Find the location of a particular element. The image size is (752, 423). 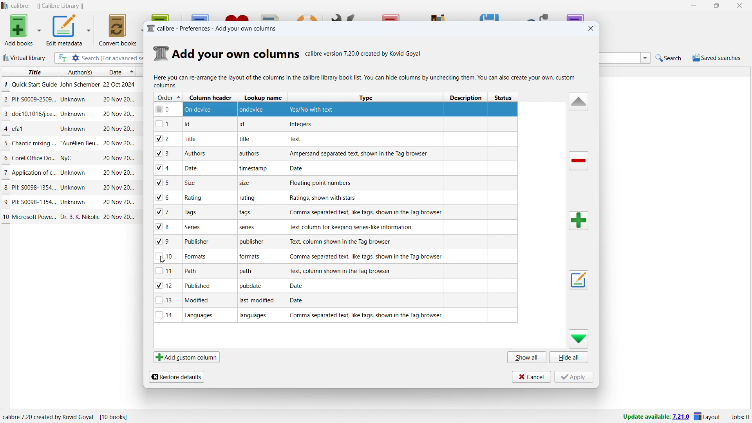

remove column is located at coordinates (579, 161).